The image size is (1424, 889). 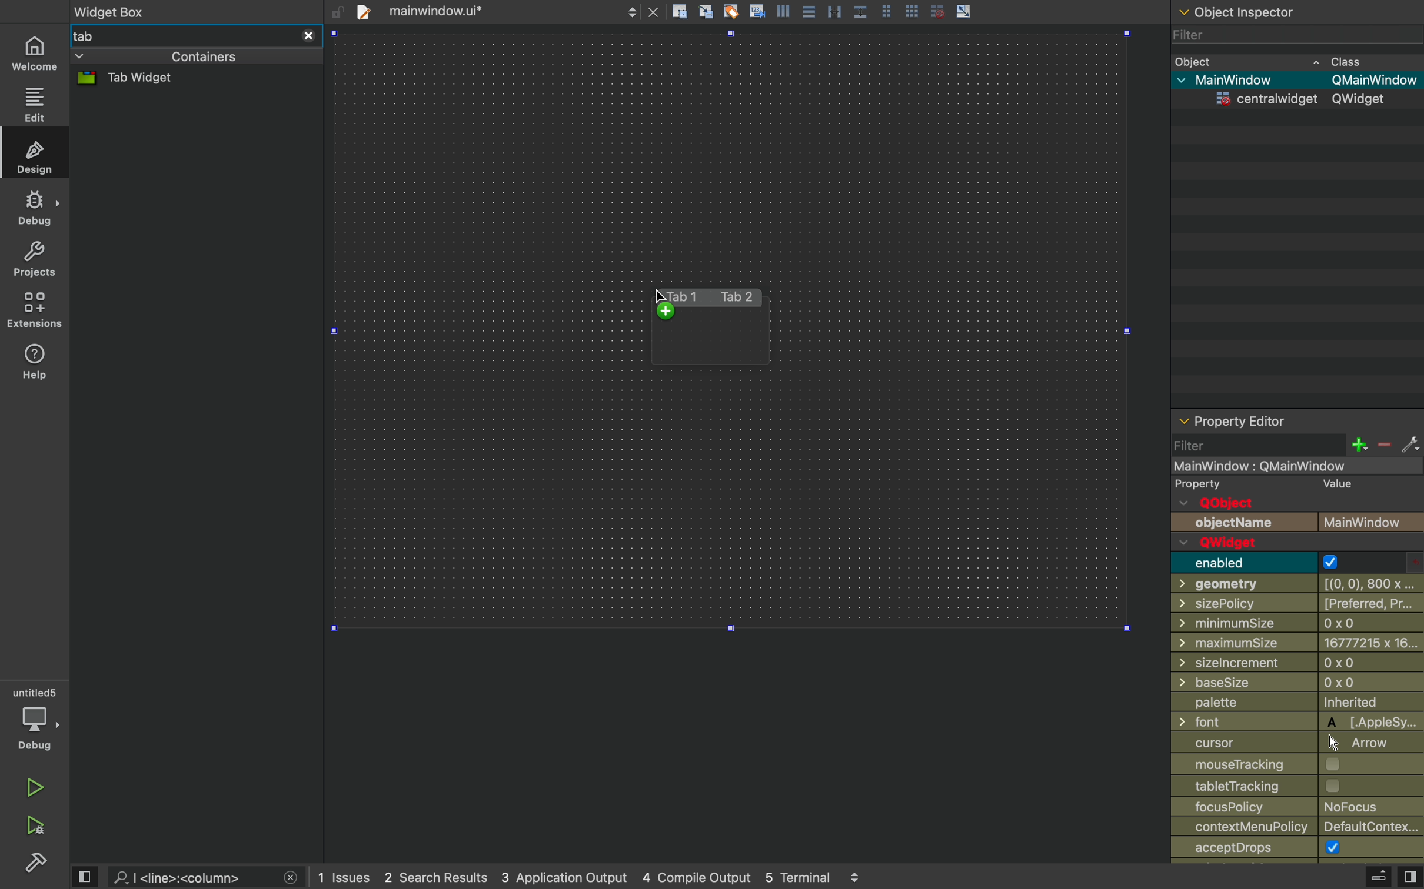 What do you see at coordinates (34, 209) in the screenshot?
I see `debug` at bounding box center [34, 209].